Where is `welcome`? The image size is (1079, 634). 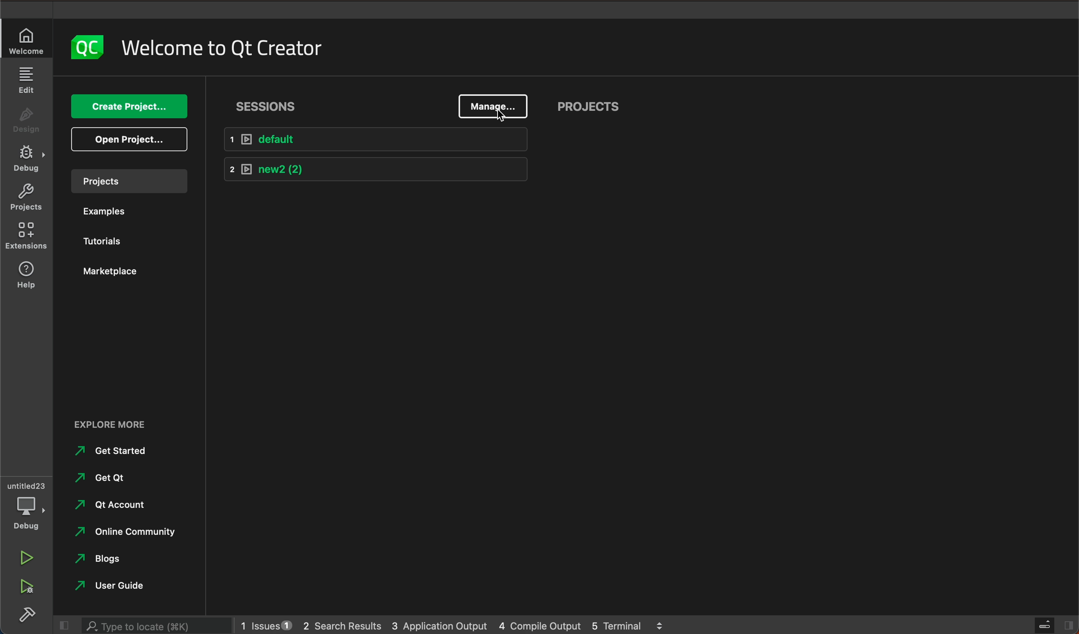 welcome is located at coordinates (224, 47).